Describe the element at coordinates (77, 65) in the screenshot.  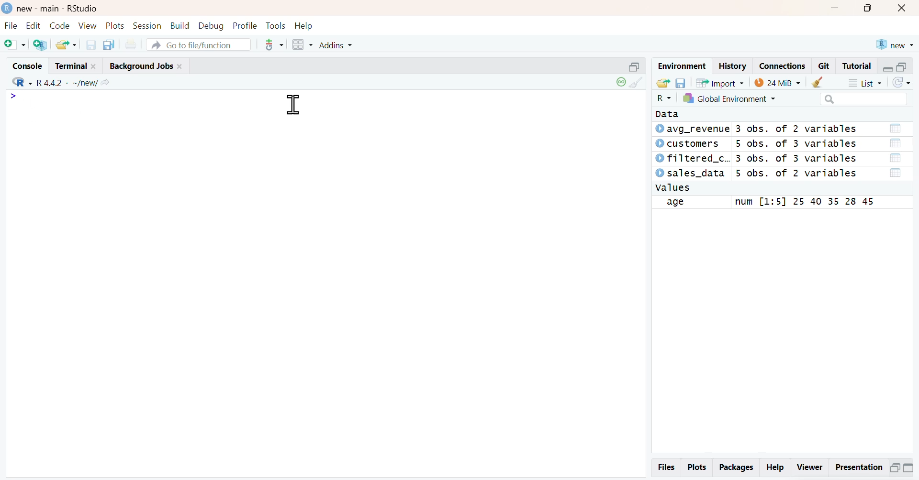
I see `Terminal` at that location.